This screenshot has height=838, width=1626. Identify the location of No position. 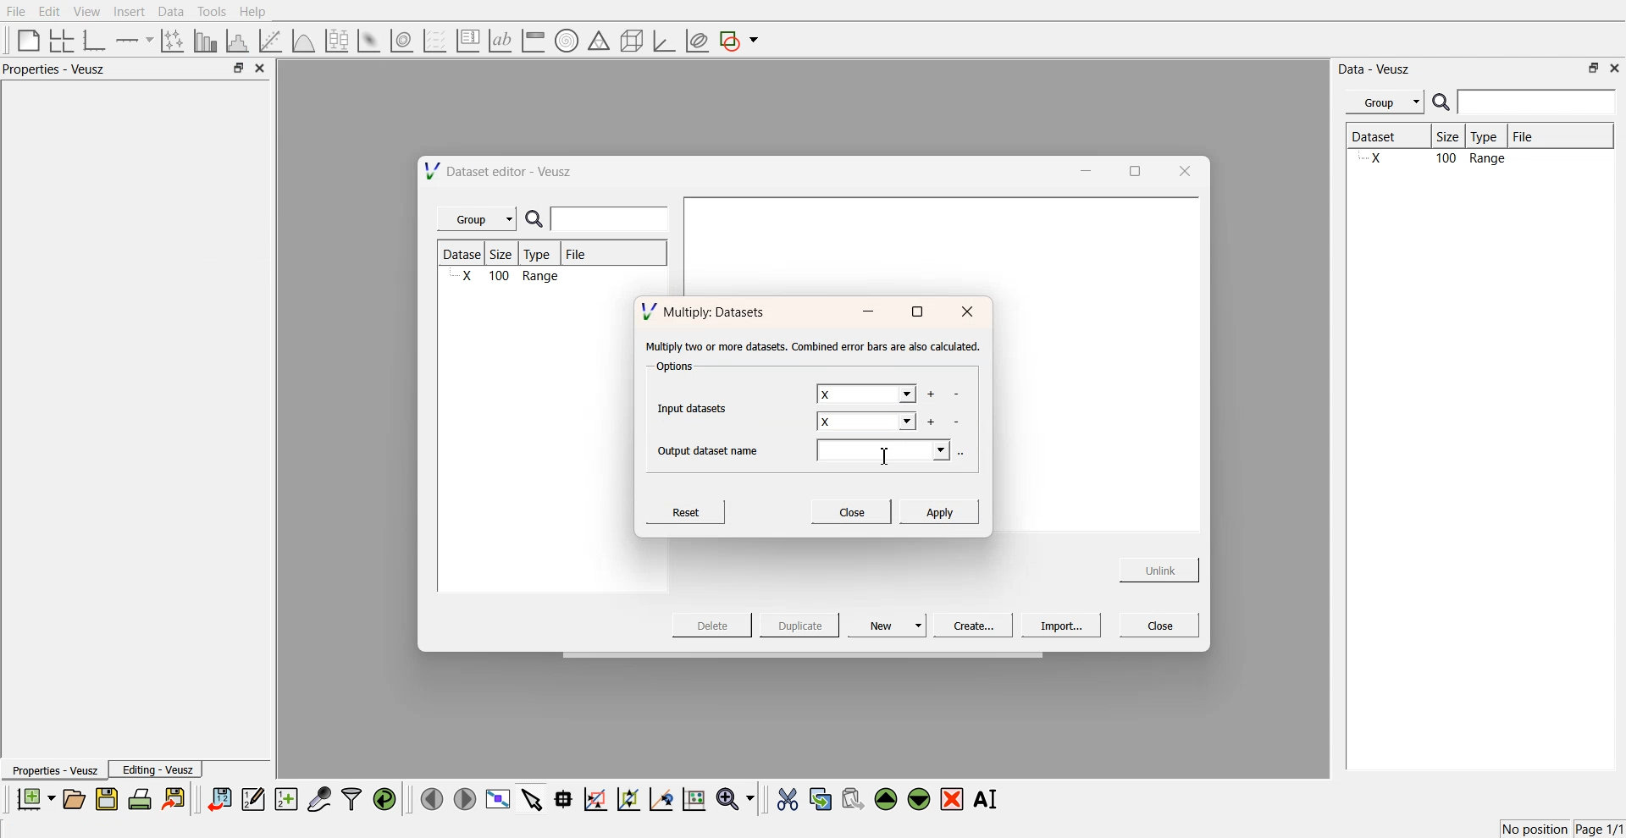
(1537, 827).